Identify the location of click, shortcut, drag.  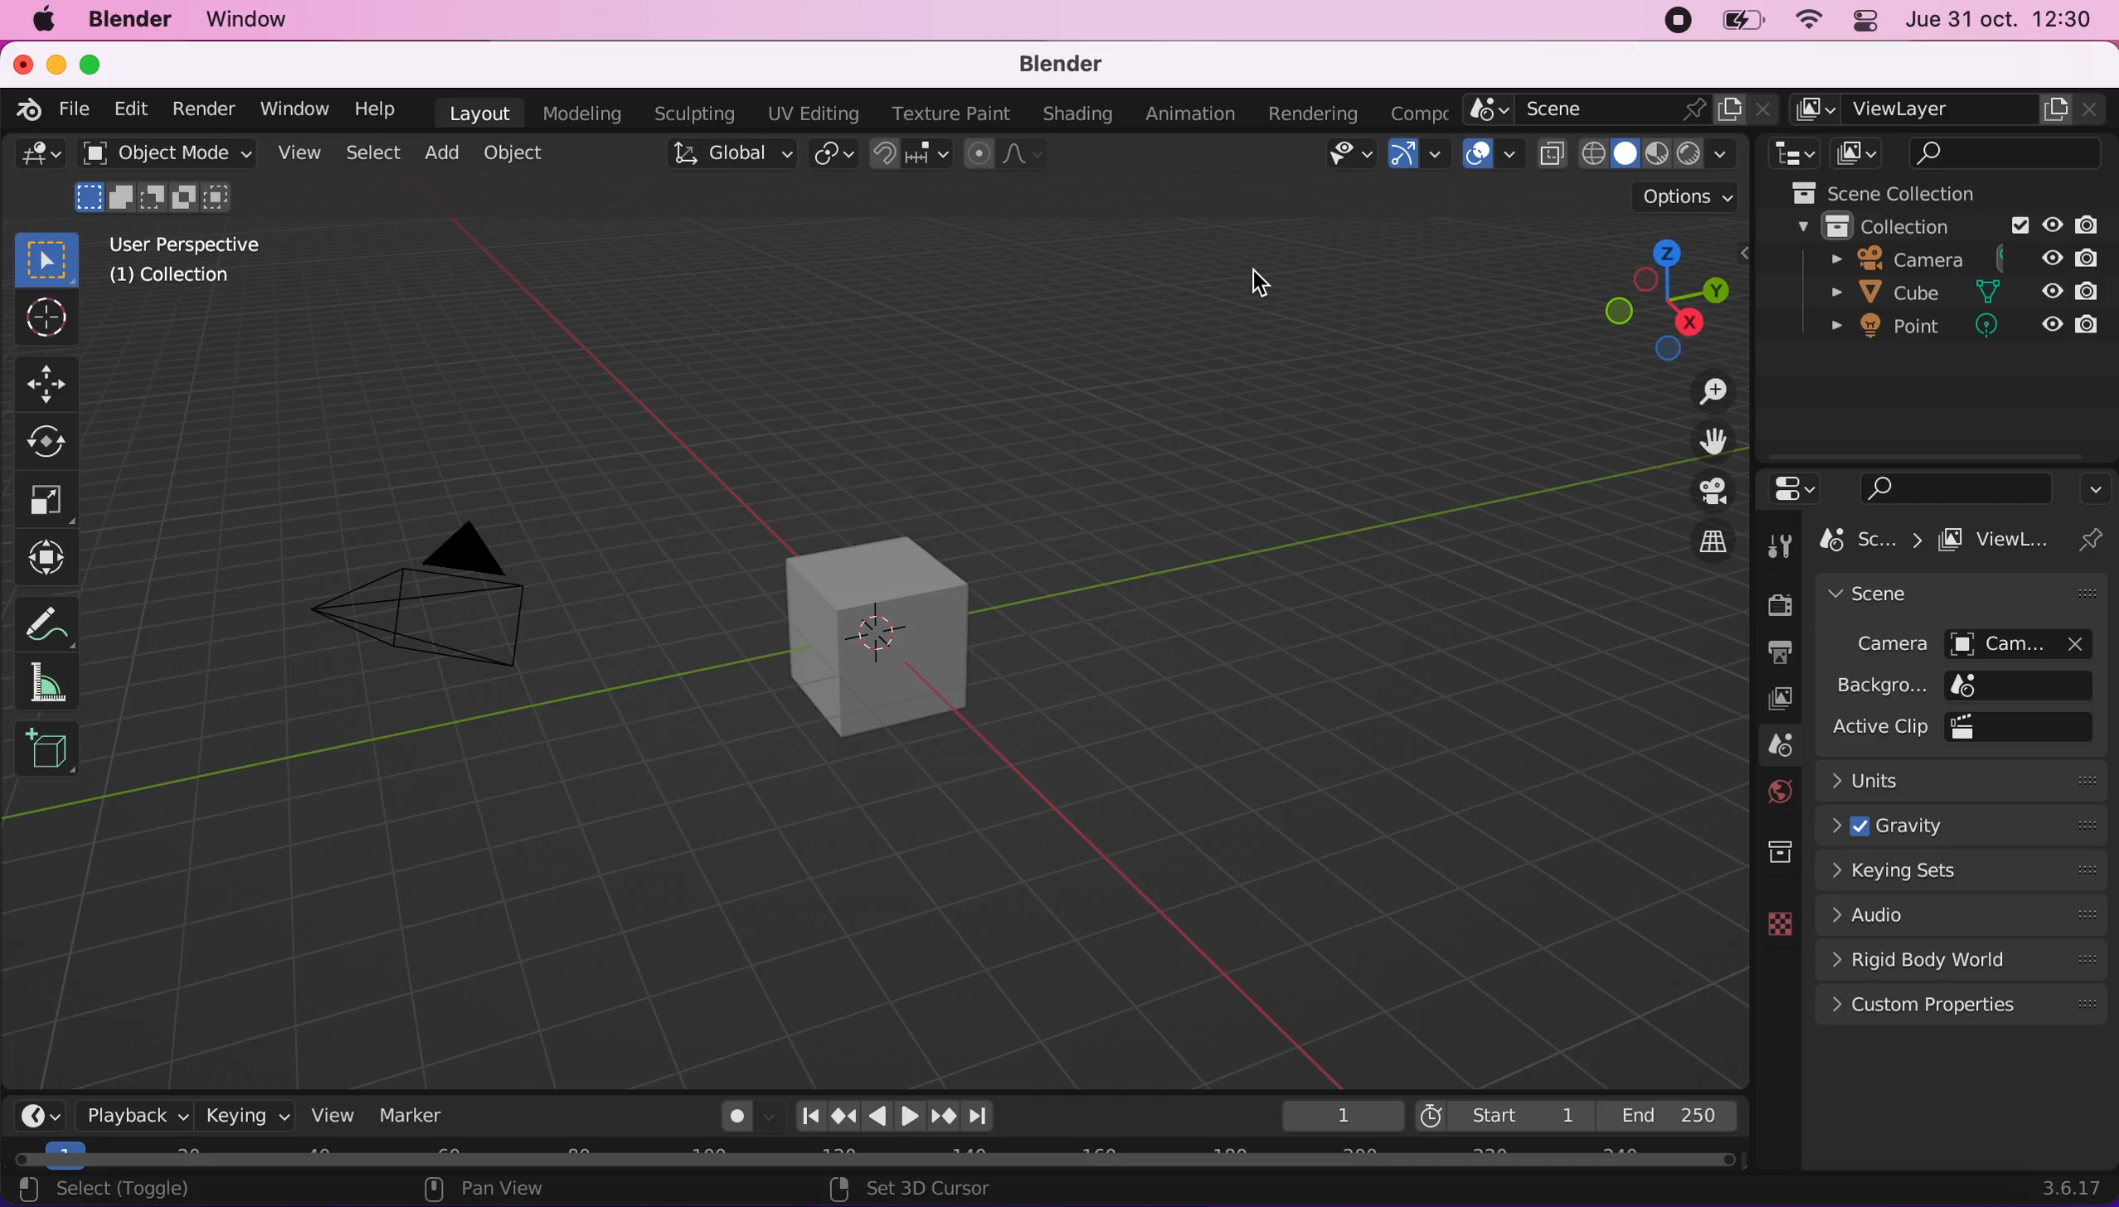
(1666, 298).